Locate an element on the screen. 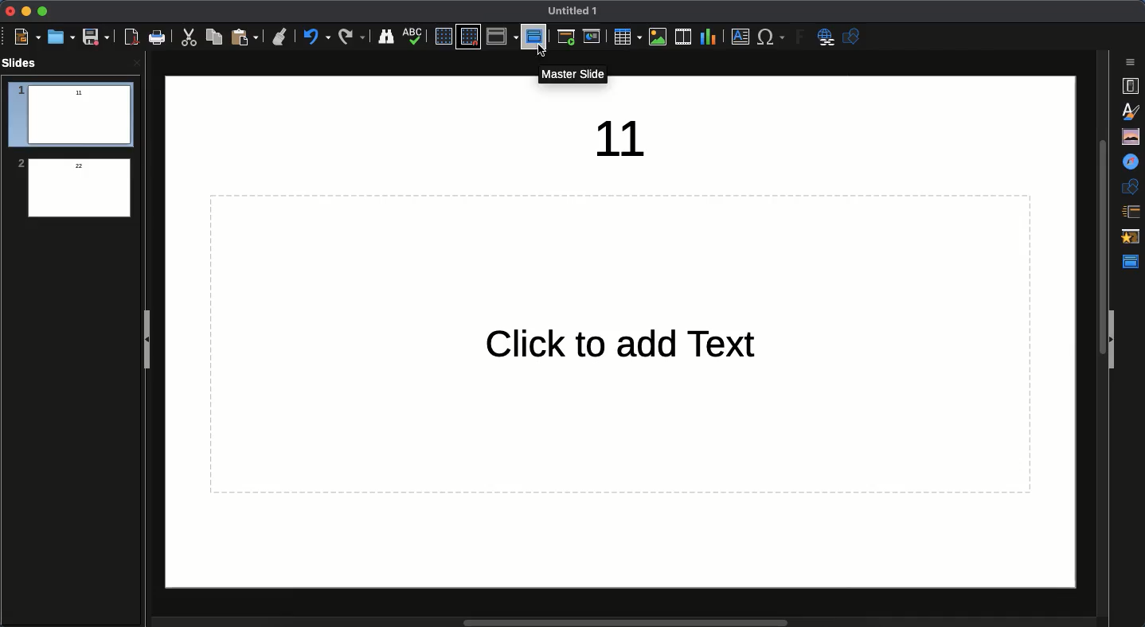  Start from first slide is located at coordinates (568, 39).